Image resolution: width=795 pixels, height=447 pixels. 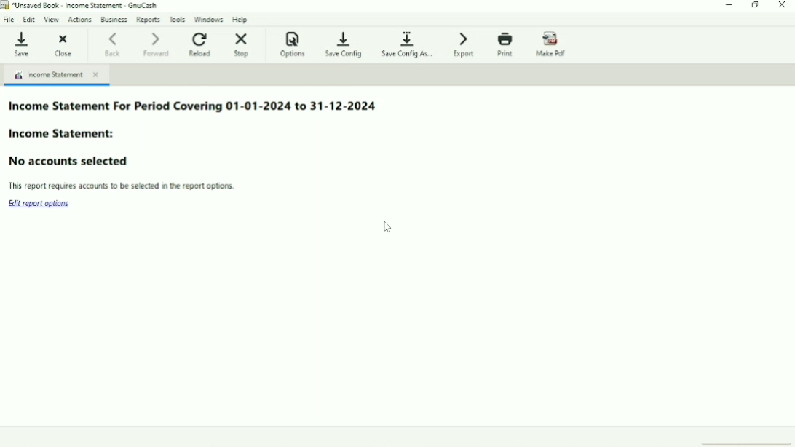 What do you see at coordinates (210, 18) in the screenshot?
I see `Windows` at bounding box center [210, 18].